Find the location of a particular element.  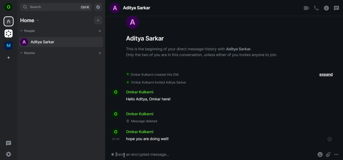

text cursor is located at coordinates (124, 155).